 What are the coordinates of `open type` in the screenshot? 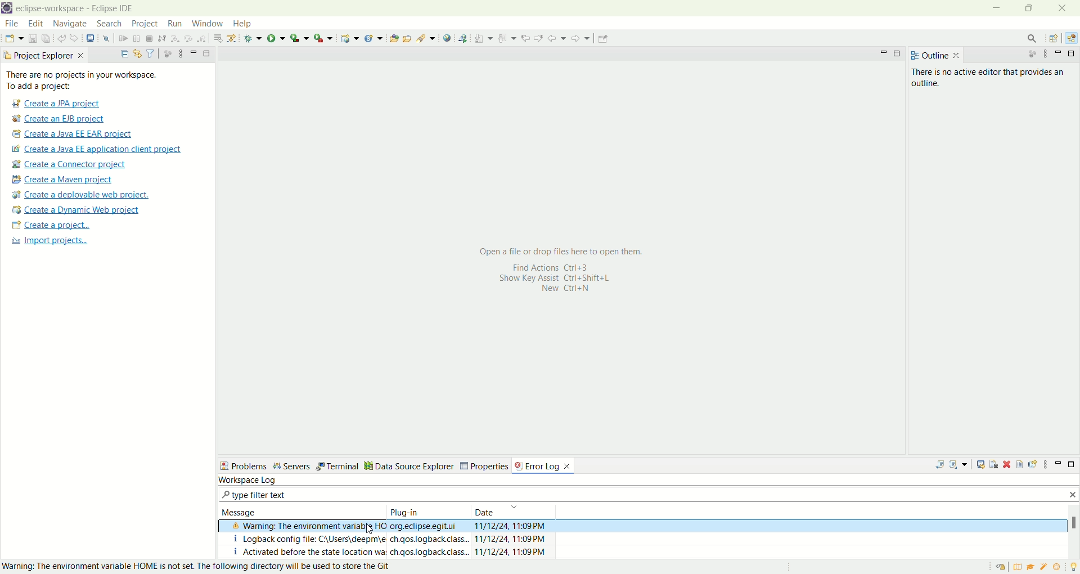 It's located at (393, 37).